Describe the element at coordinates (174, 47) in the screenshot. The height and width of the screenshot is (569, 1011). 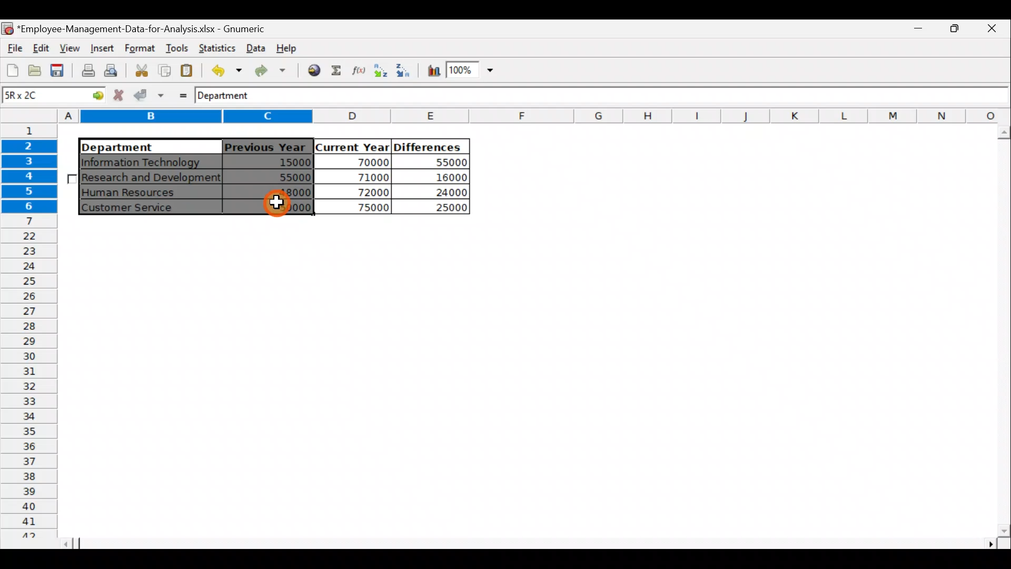
I see `Tools` at that location.